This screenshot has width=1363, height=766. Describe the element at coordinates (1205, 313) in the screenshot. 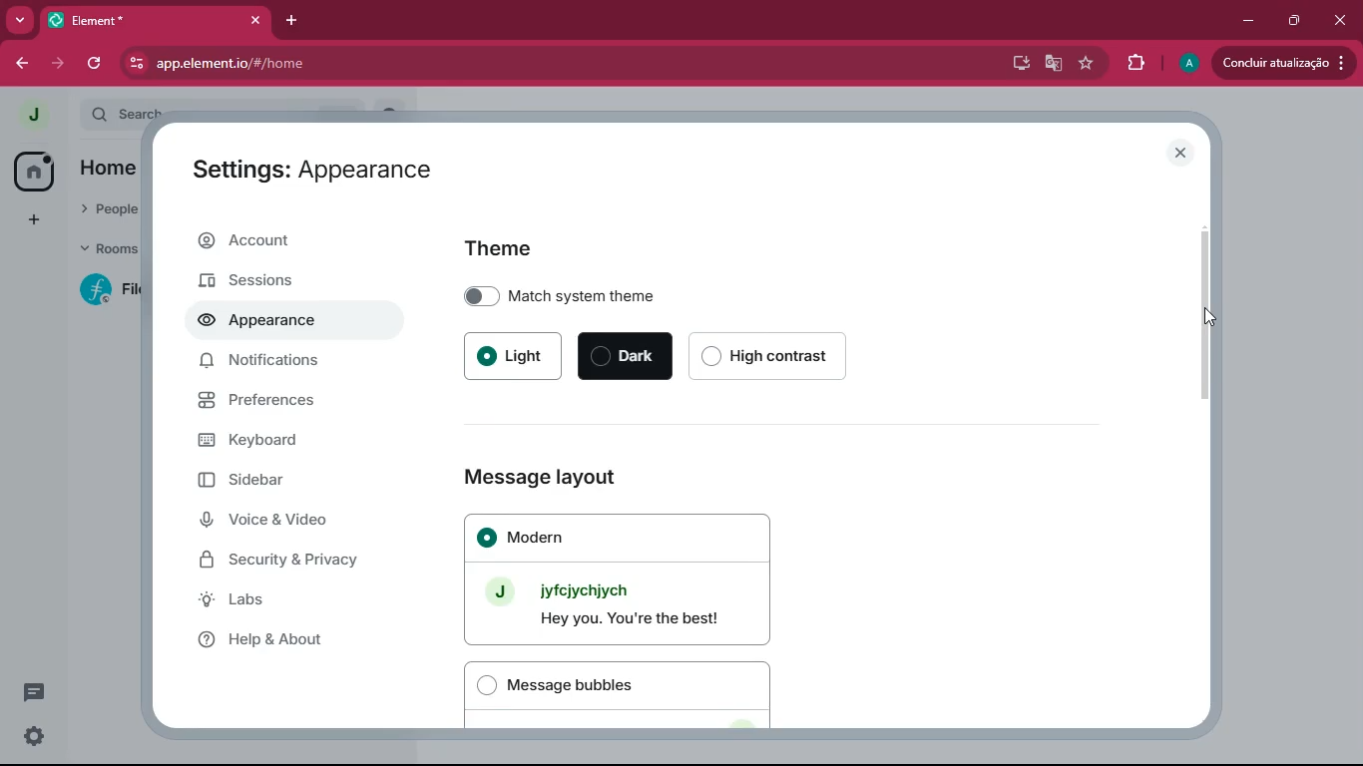

I see `scroll ` at that location.